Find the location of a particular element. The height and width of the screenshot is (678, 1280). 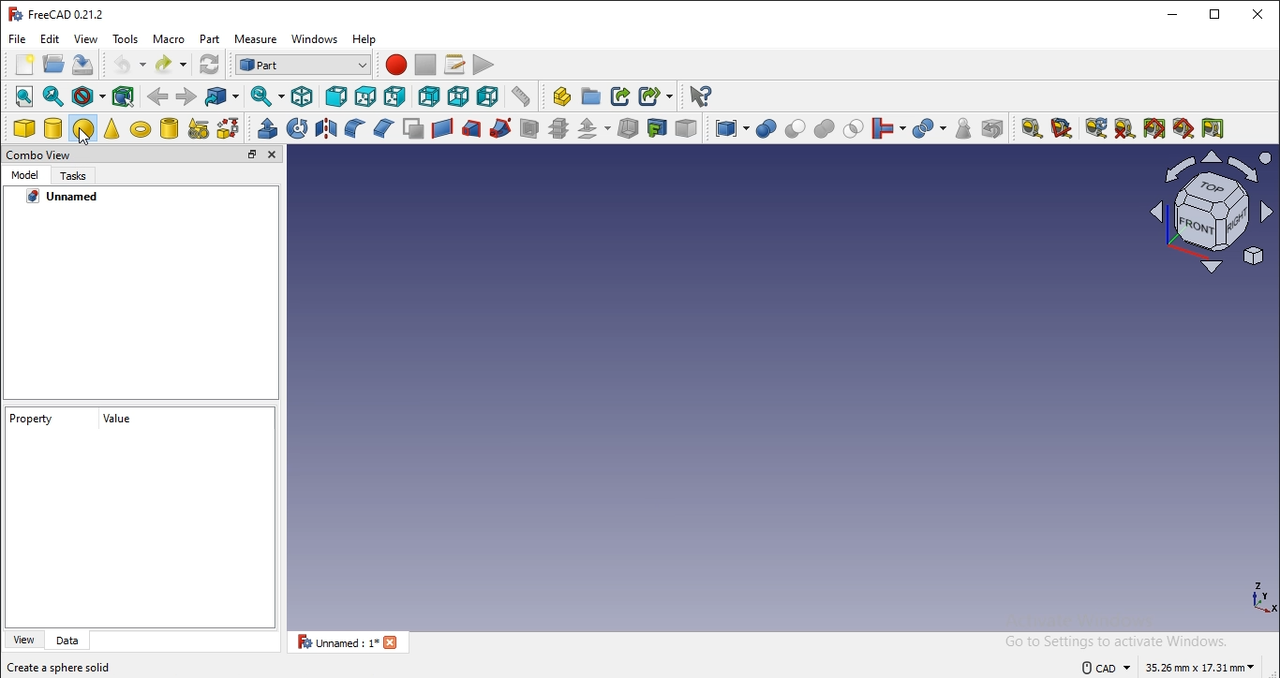

refresh is located at coordinates (1096, 127).